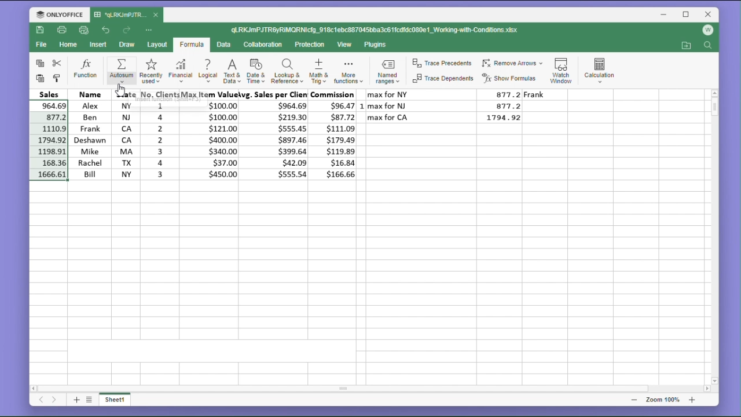 This screenshot has width=741, height=417. Describe the element at coordinates (100, 45) in the screenshot. I see `insert` at that location.